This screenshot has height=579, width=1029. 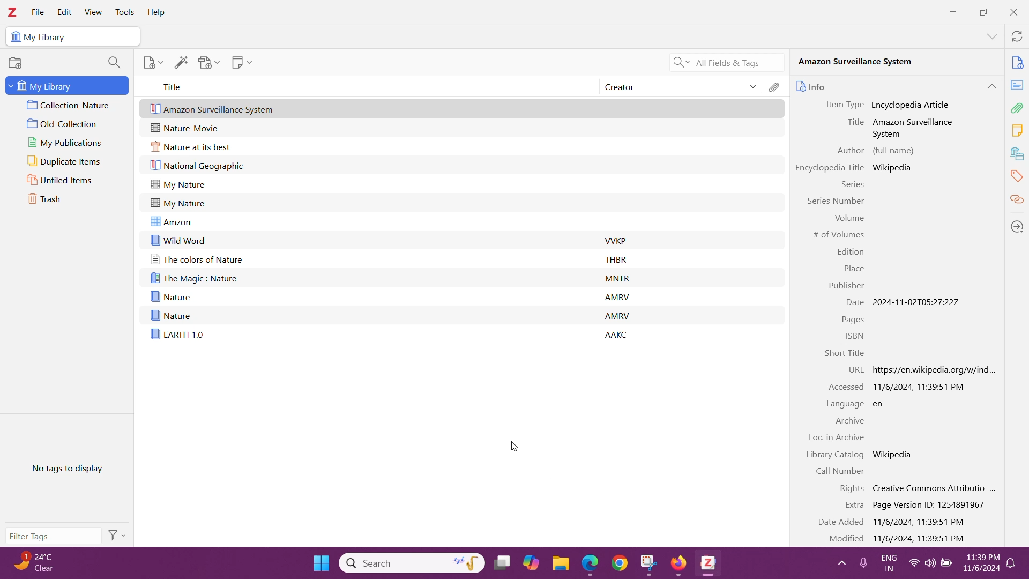 What do you see at coordinates (680, 563) in the screenshot?
I see `Firefox browser` at bounding box center [680, 563].